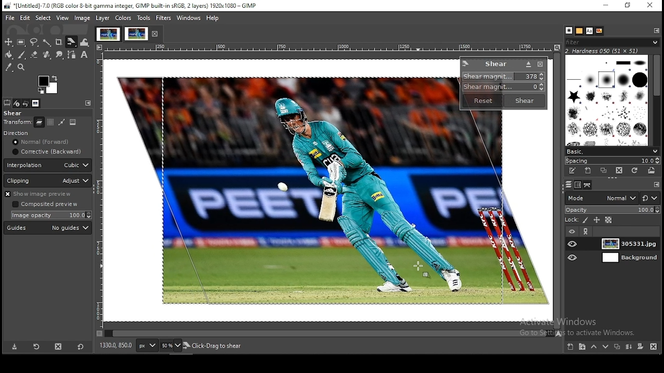 The height and width of the screenshot is (373, 664). Describe the element at coordinates (628, 244) in the screenshot. I see `layer` at that location.